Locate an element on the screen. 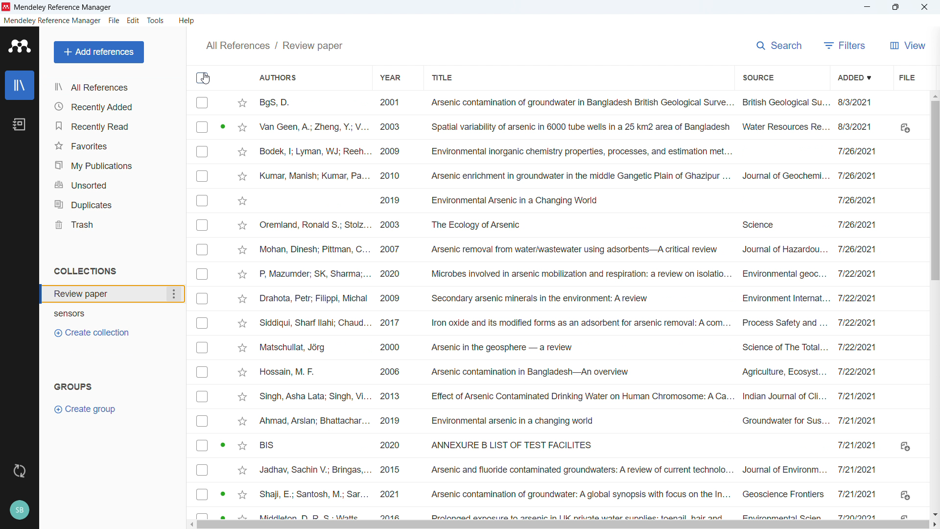  Ba, Sidy; Jones, J. Peter; ... 2014 Hybrid bioreactor (HBR) of hollow fiber microfilter membrane and cross-linked... Journal of Hazardou... 10/22/2024 is located at coordinates (570, 371).